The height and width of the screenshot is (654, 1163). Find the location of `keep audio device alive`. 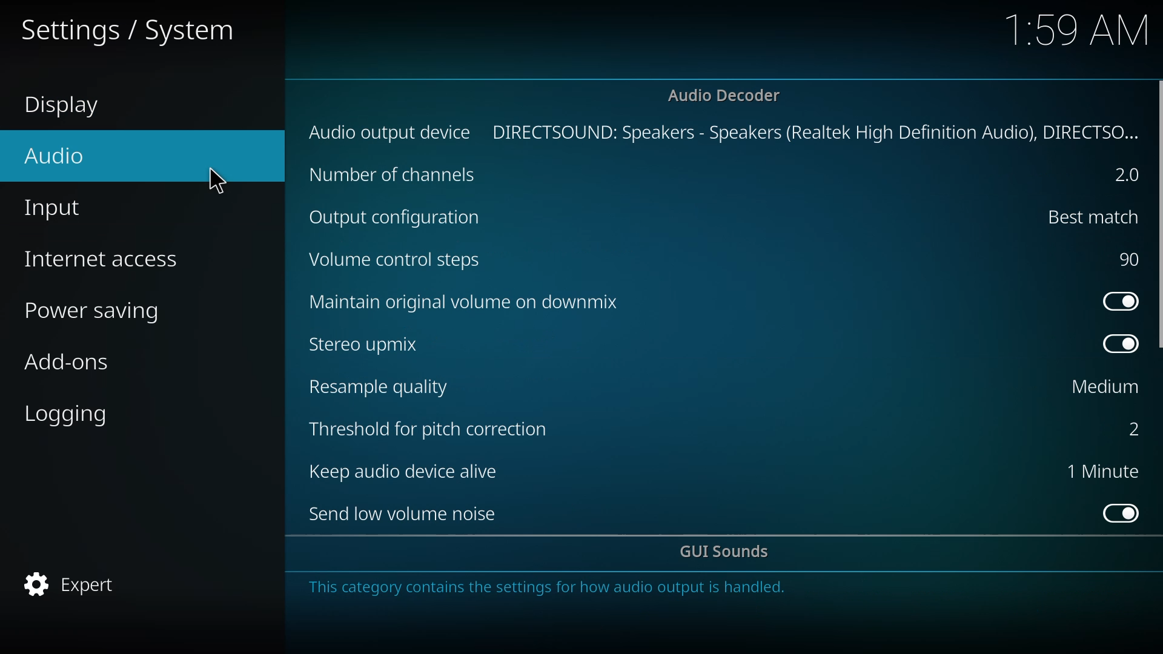

keep audio device alive is located at coordinates (407, 471).